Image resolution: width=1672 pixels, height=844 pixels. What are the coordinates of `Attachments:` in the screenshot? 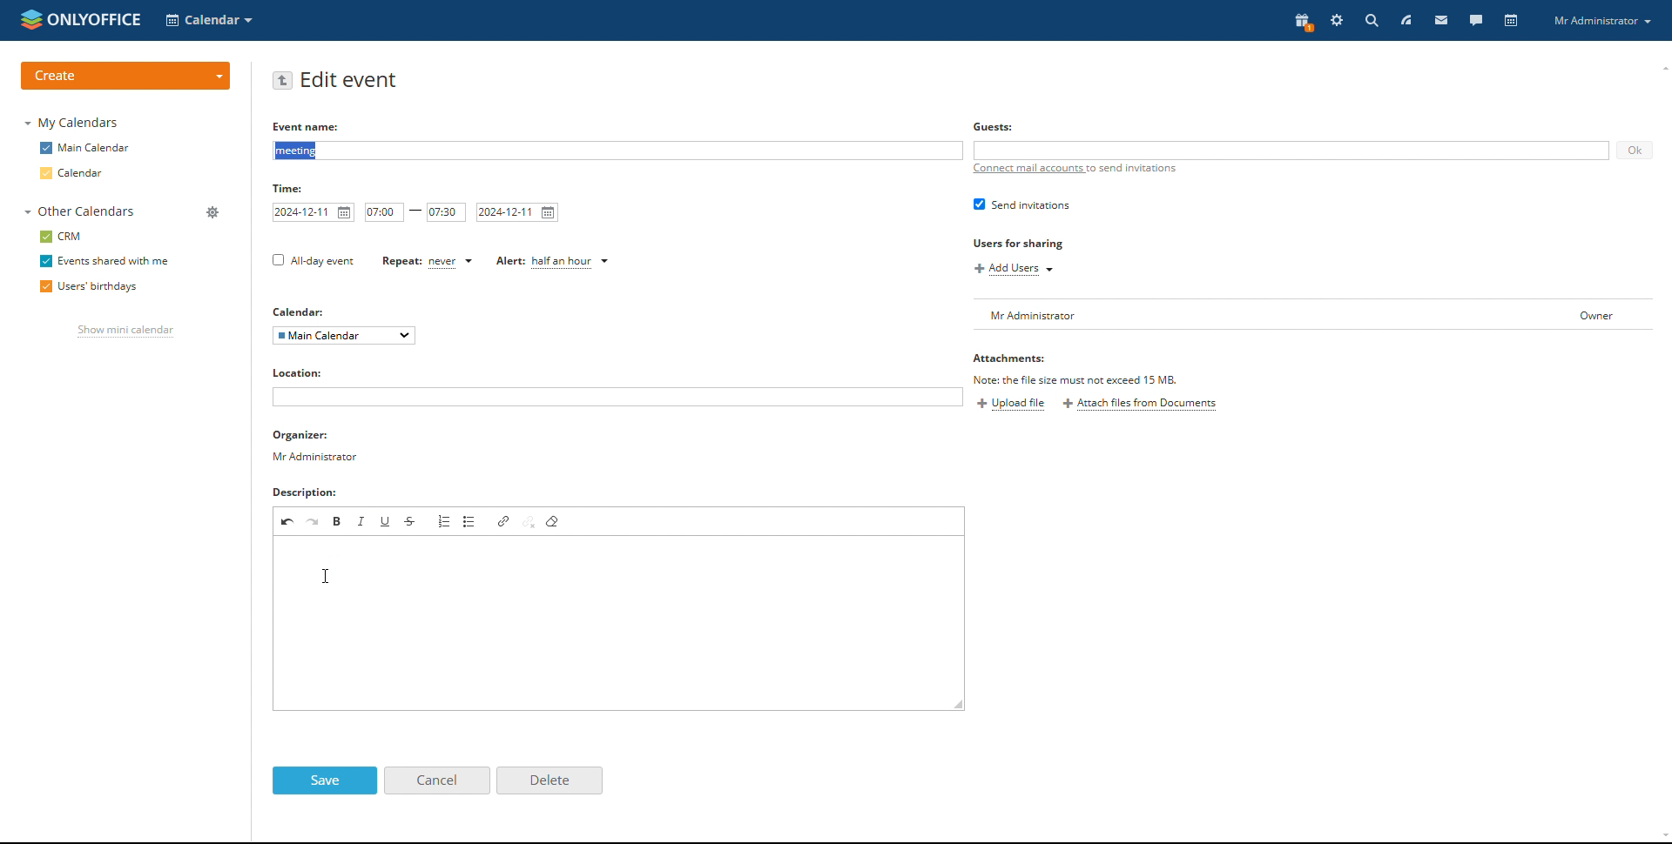 It's located at (1076, 368).